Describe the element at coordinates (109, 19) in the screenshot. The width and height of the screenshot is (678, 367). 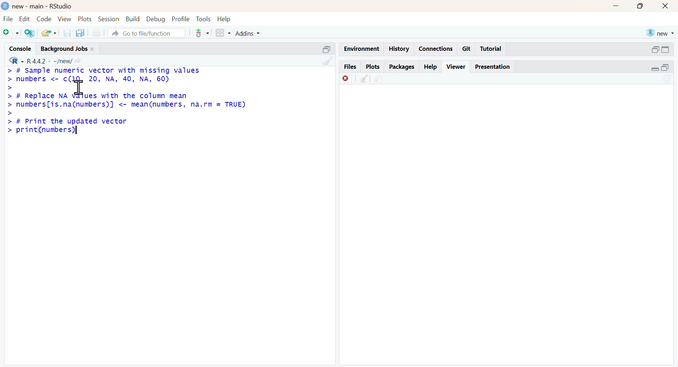
I see `session` at that location.